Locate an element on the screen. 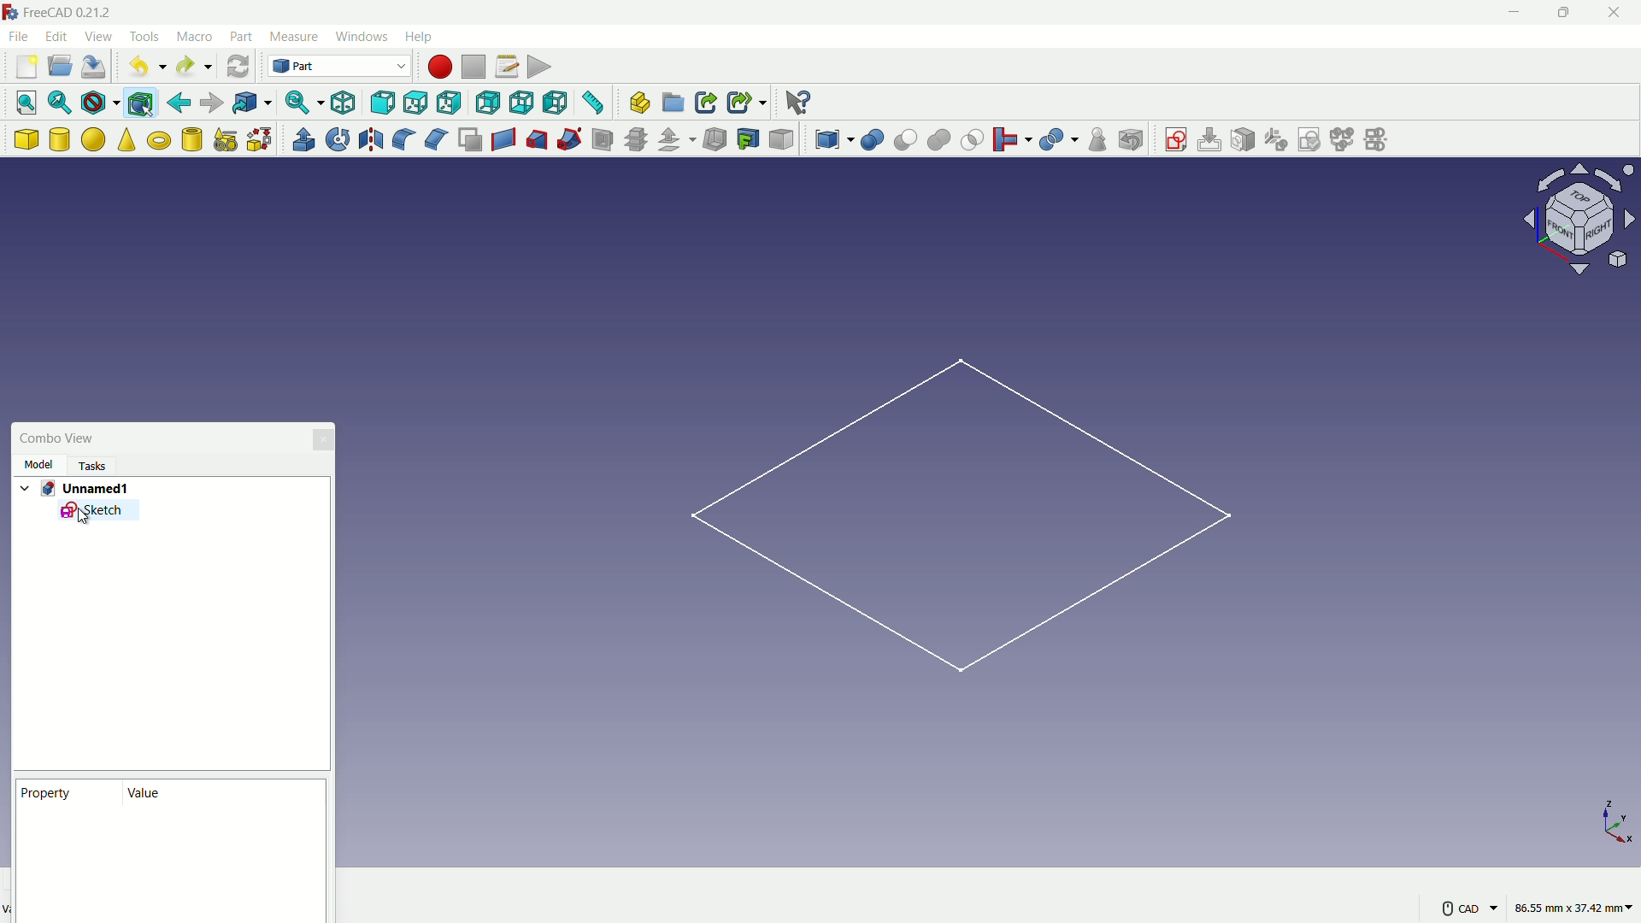 The height and width of the screenshot is (923, 1641). go to linked objects is located at coordinates (253, 102).